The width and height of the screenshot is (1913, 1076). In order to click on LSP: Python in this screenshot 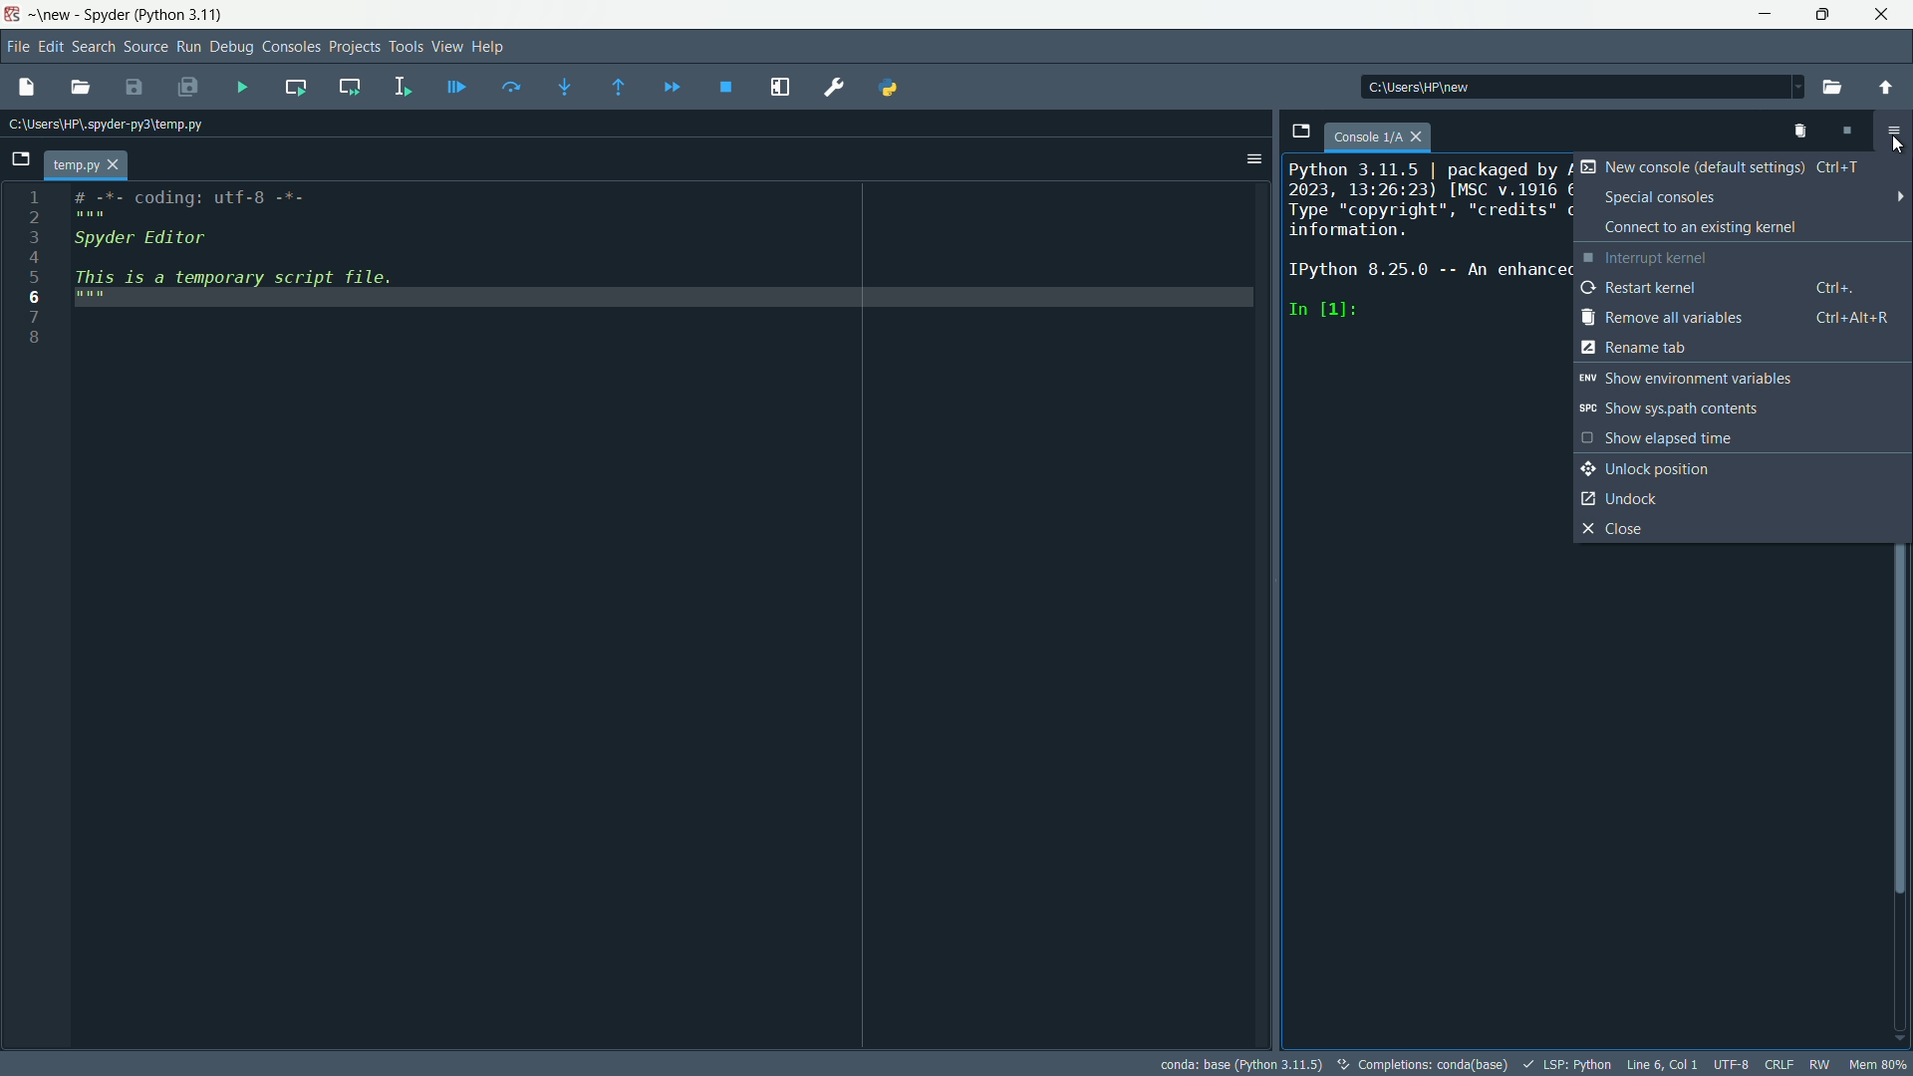, I will do `click(1565, 1065)`.